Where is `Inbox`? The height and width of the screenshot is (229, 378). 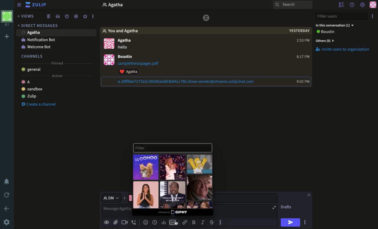
Inbox is located at coordinates (59, 17).